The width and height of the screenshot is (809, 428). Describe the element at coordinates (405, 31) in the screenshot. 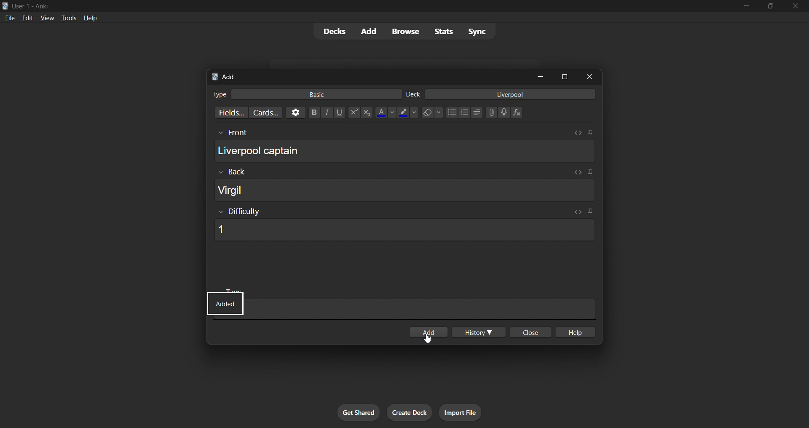

I see `browse` at that location.